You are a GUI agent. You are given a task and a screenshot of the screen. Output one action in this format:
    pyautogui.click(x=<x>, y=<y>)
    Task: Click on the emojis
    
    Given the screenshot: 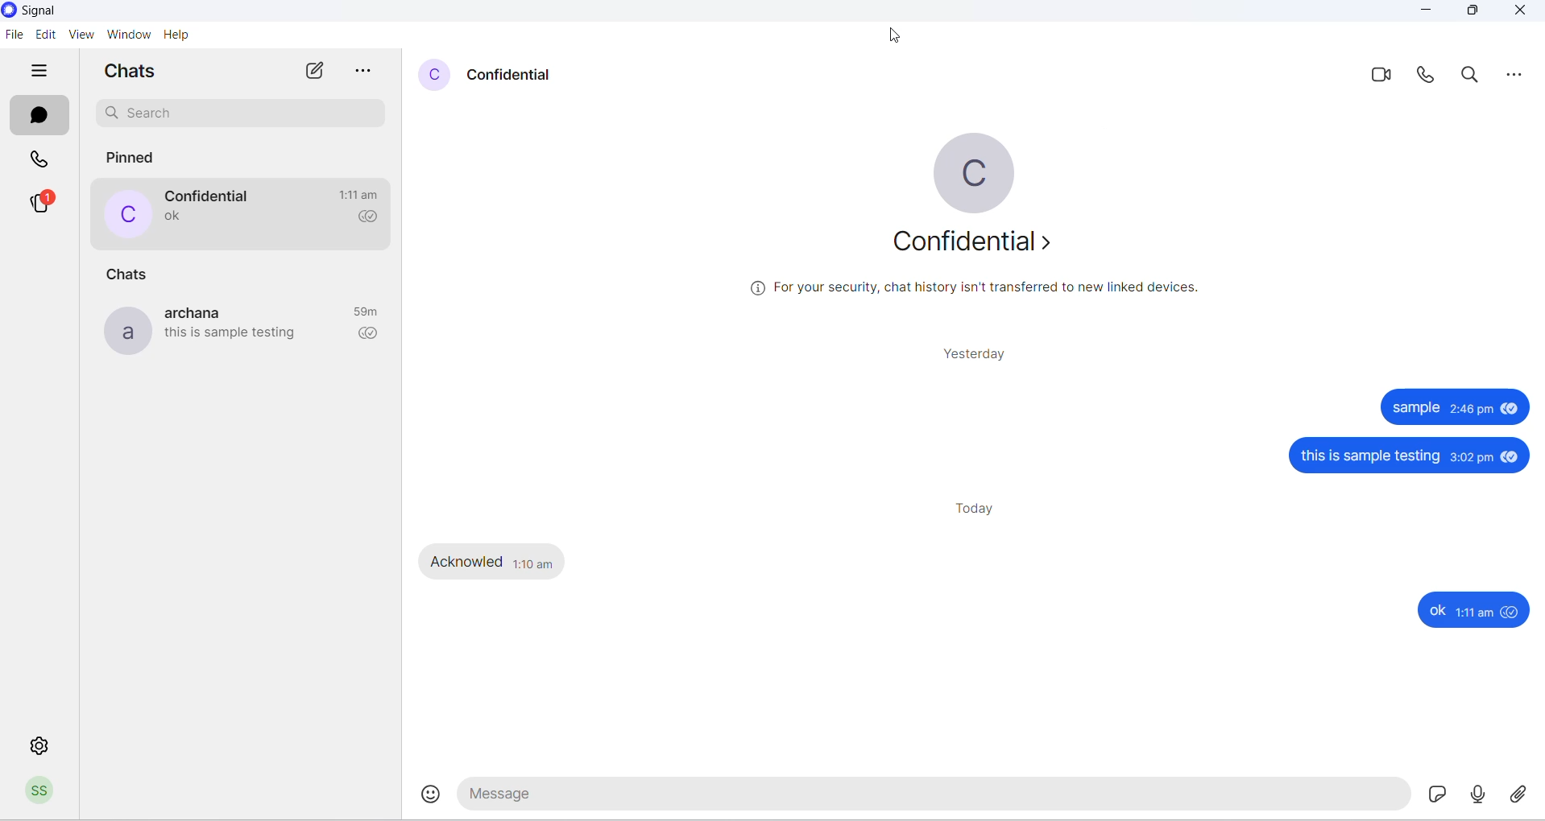 What is the action you would take?
    pyautogui.click(x=434, y=795)
    